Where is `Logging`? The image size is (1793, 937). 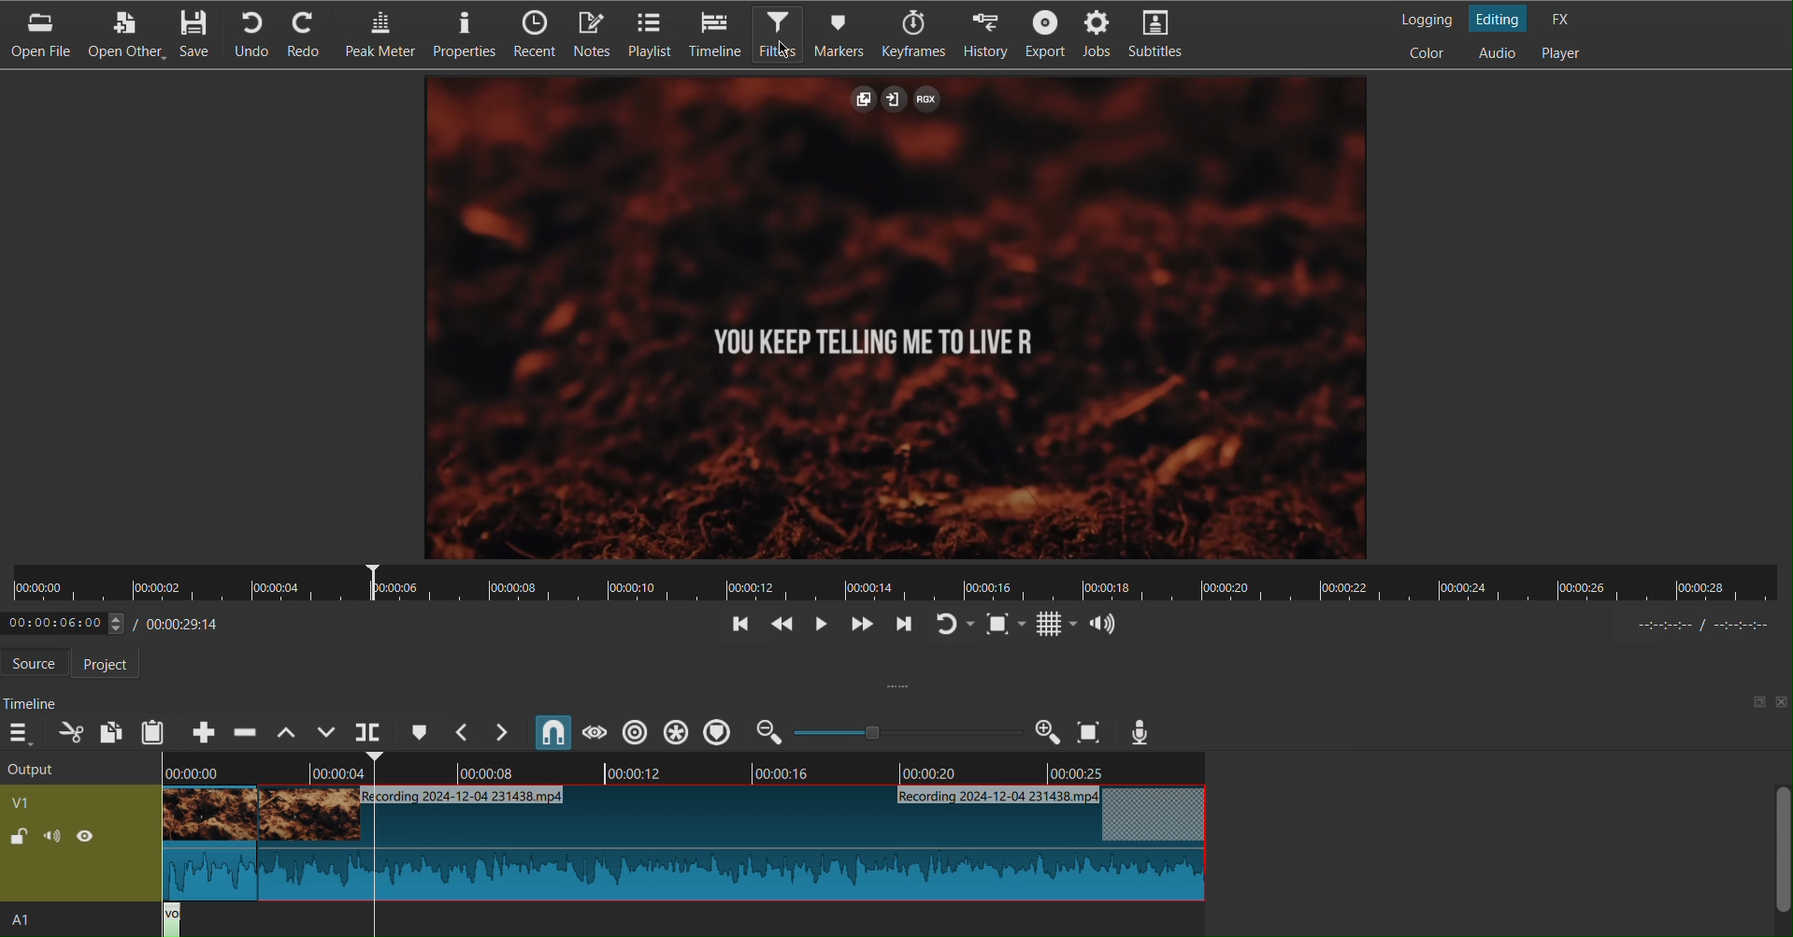
Logging is located at coordinates (1421, 16).